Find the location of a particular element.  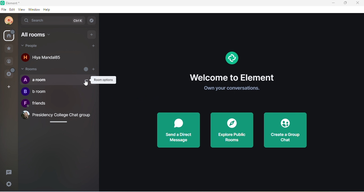

a room is located at coordinates (56, 80).